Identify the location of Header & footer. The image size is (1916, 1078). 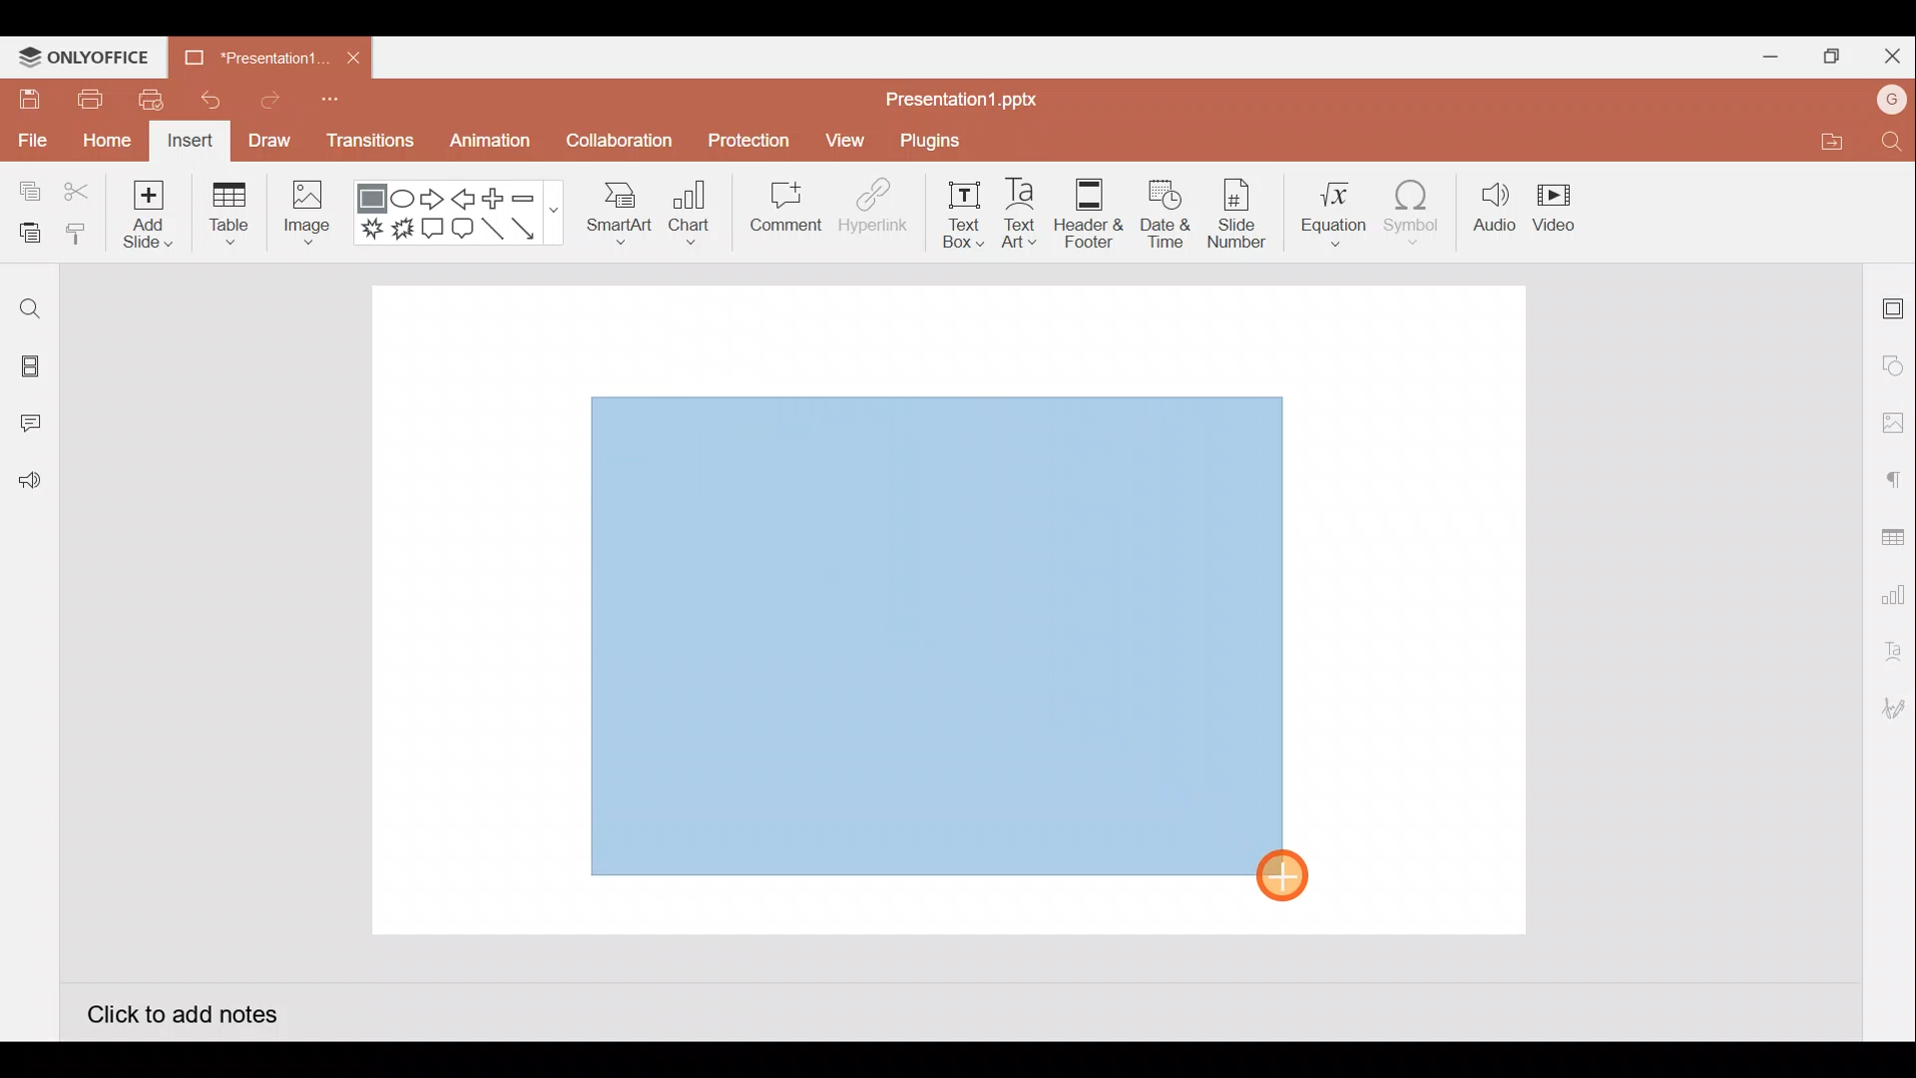
(1090, 208).